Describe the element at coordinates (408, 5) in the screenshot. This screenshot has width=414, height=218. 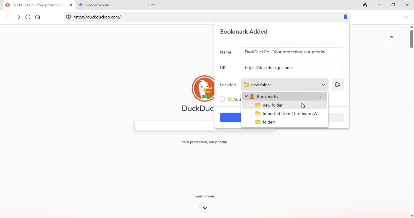
I see `close` at that location.